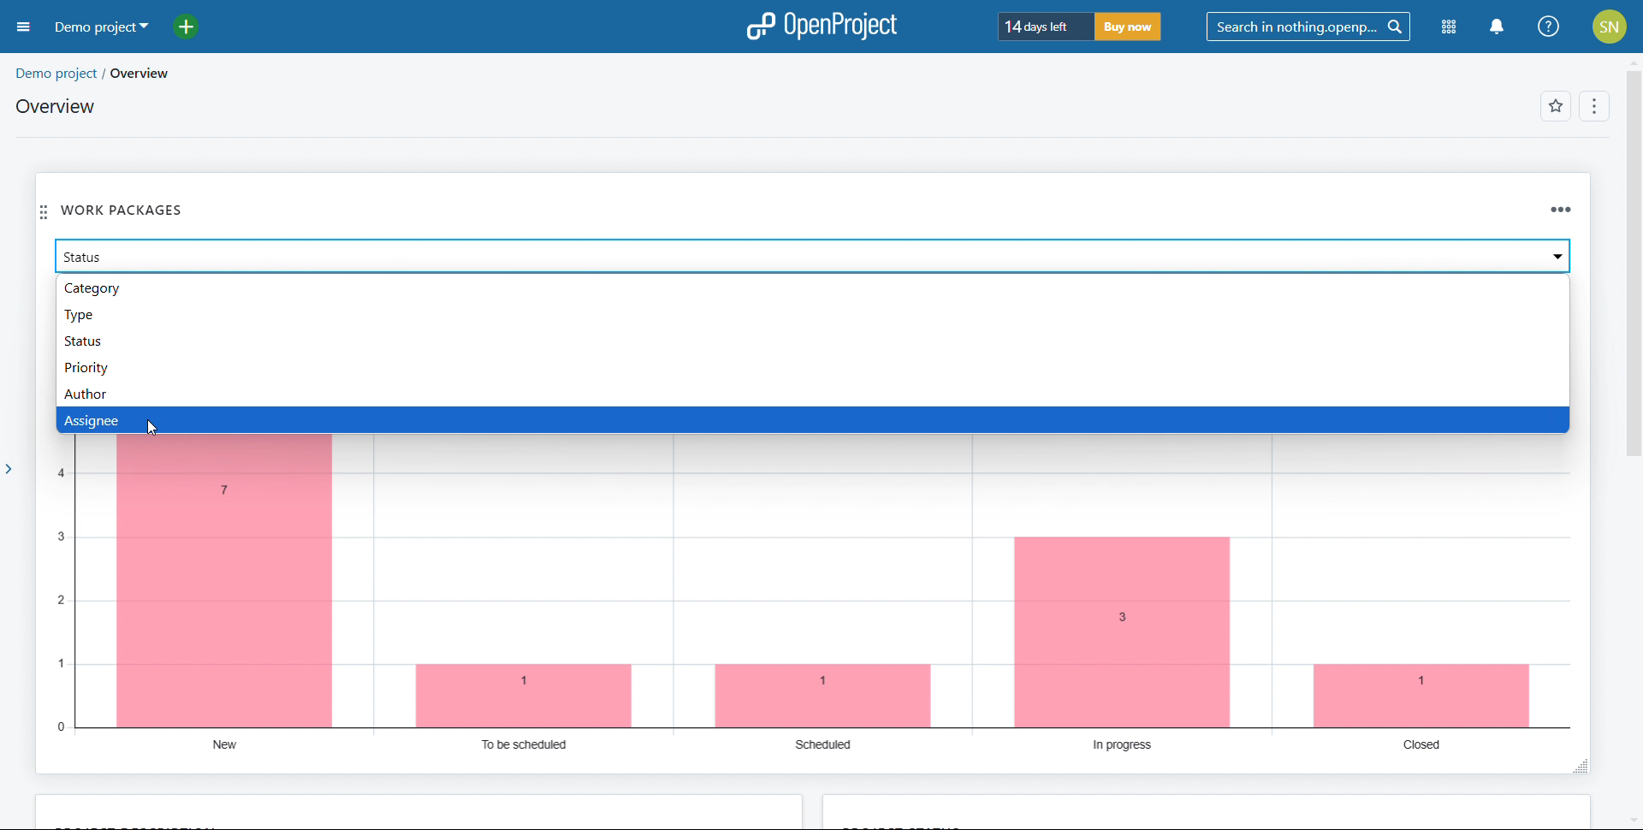 Image resolution: width=1643 pixels, height=830 pixels. Describe the element at coordinates (1633, 61) in the screenshot. I see `scroll up` at that location.